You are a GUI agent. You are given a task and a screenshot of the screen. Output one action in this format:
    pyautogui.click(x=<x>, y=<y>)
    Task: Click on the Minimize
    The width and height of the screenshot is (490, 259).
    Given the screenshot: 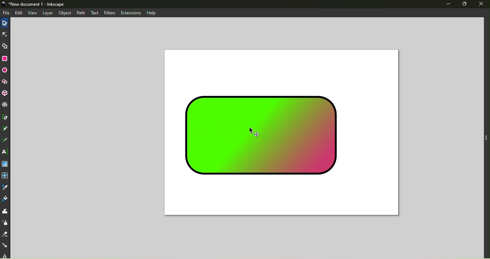 What is the action you would take?
    pyautogui.click(x=448, y=4)
    